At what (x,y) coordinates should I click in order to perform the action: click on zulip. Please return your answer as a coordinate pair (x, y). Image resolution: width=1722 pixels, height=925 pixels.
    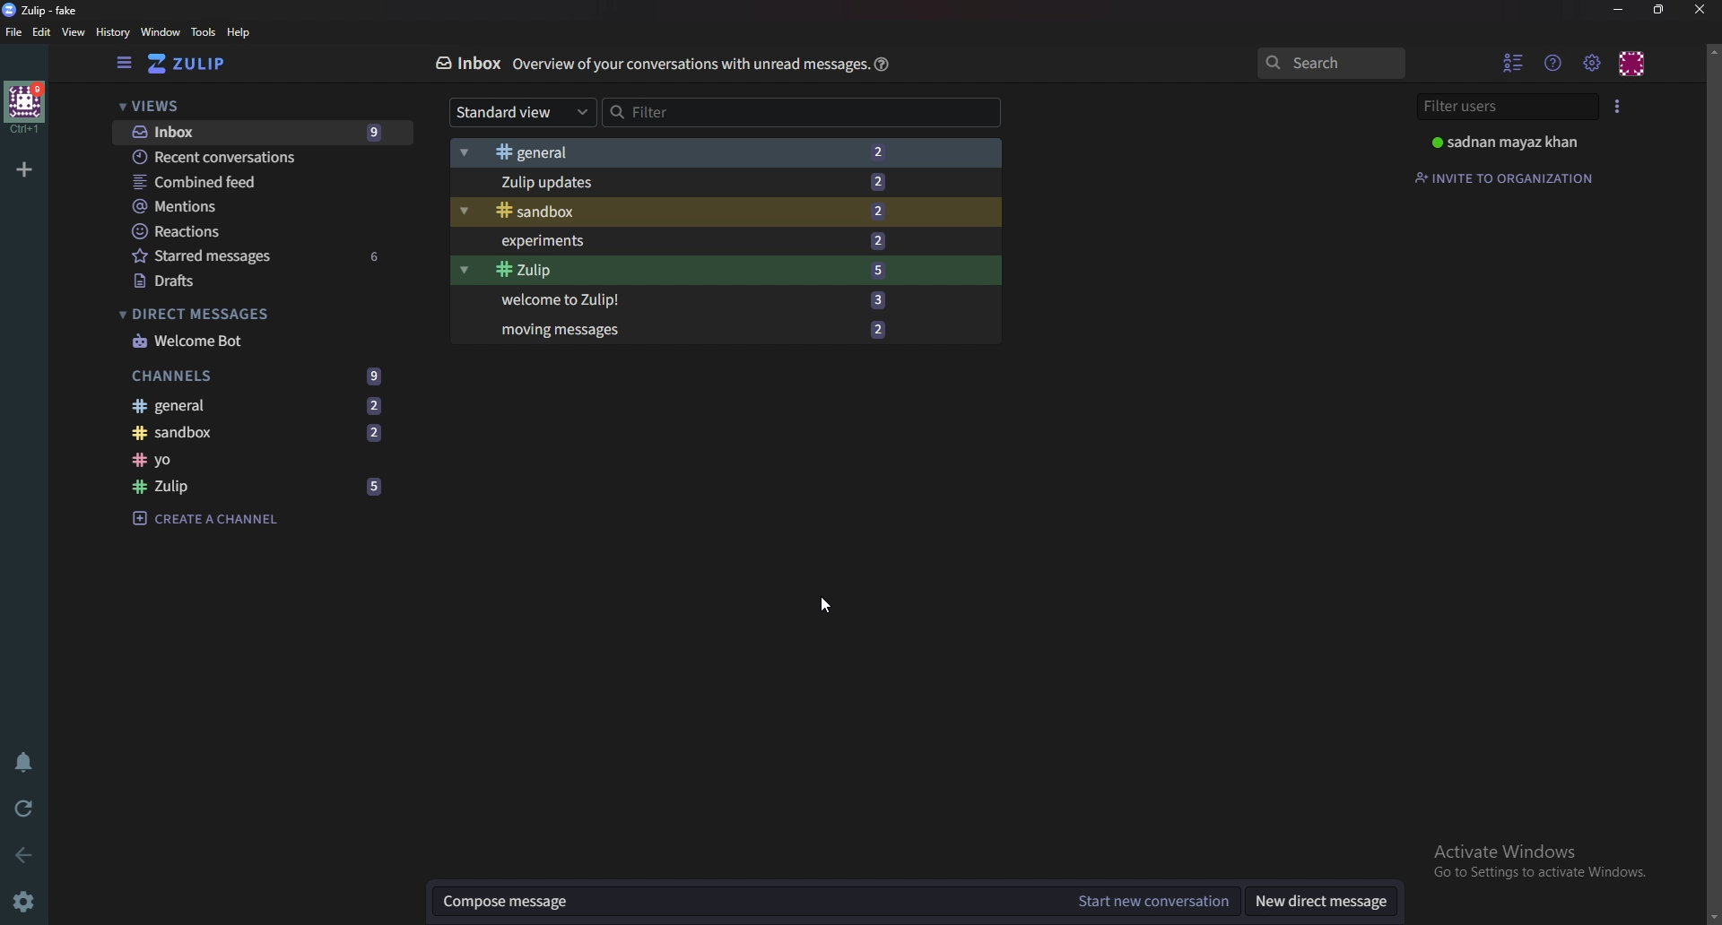
    Looking at the image, I should click on (45, 12).